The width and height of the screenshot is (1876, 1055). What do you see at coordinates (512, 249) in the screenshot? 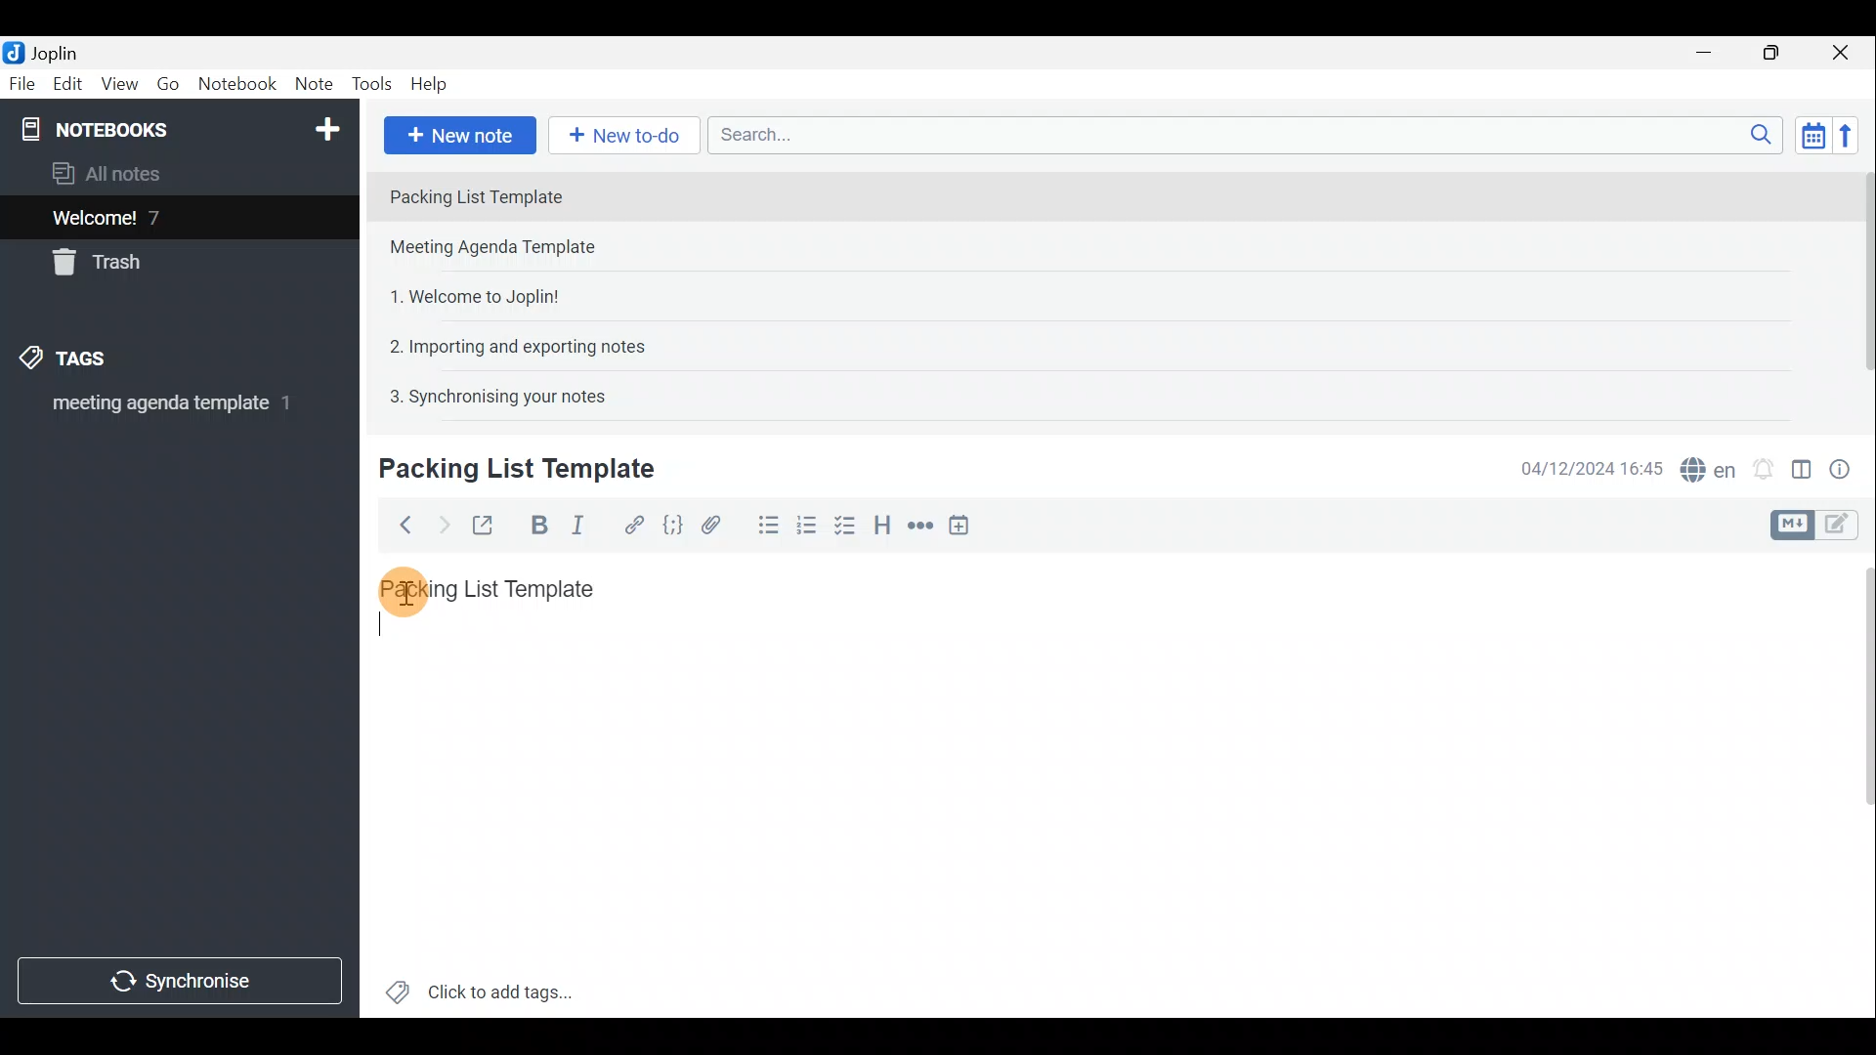
I see `Note 2` at bounding box center [512, 249].